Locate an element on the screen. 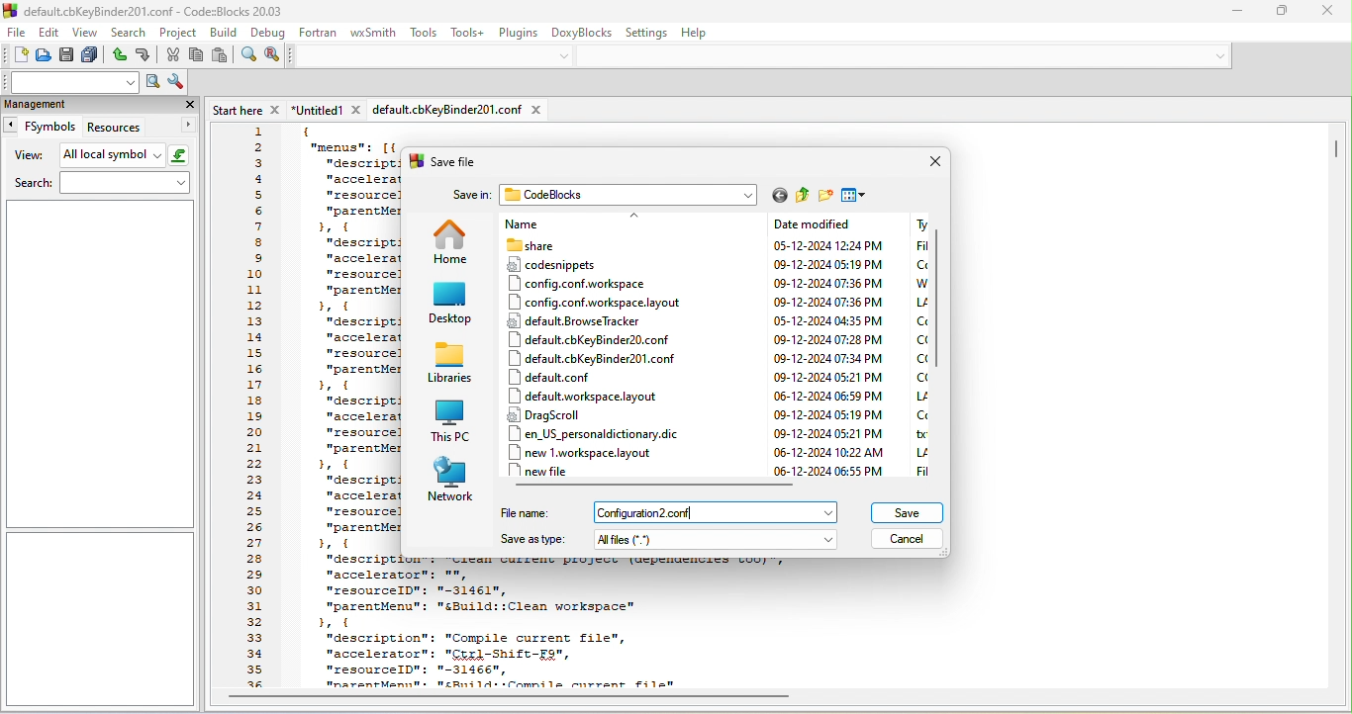  plugins is located at coordinates (520, 34).